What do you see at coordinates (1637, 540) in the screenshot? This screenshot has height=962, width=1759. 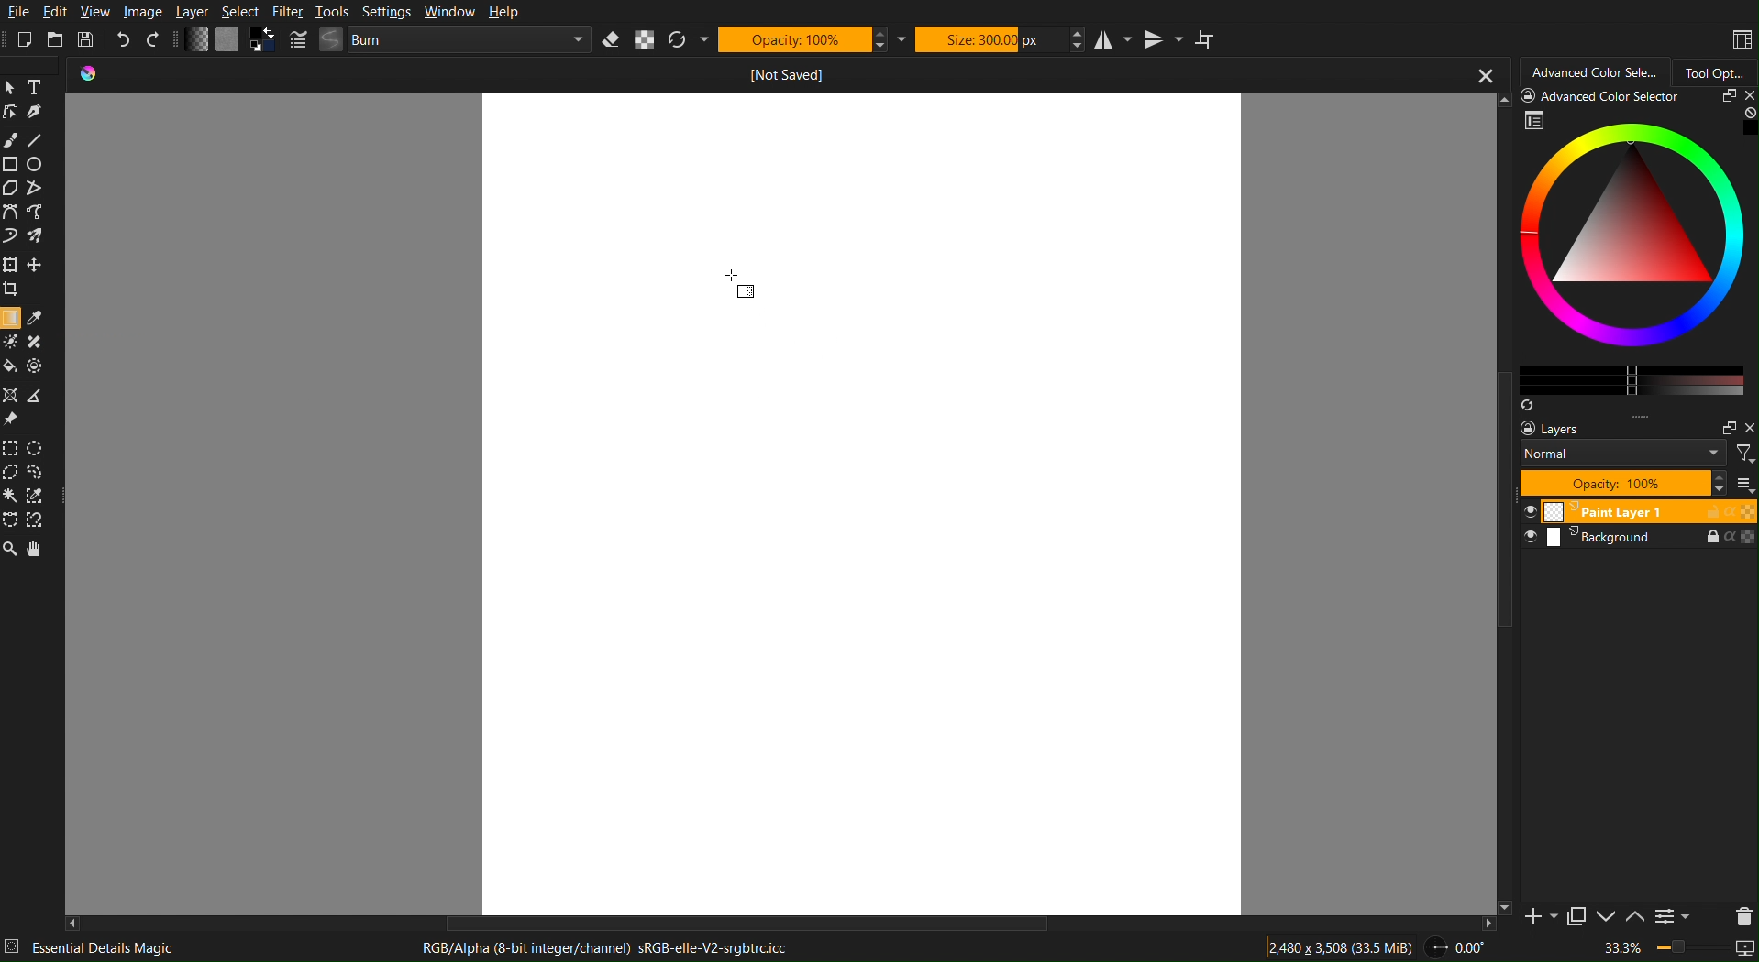 I see `Background` at bounding box center [1637, 540].